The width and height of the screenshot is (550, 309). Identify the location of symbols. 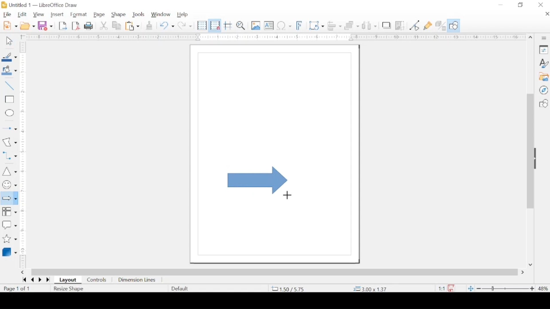
(9, 185).